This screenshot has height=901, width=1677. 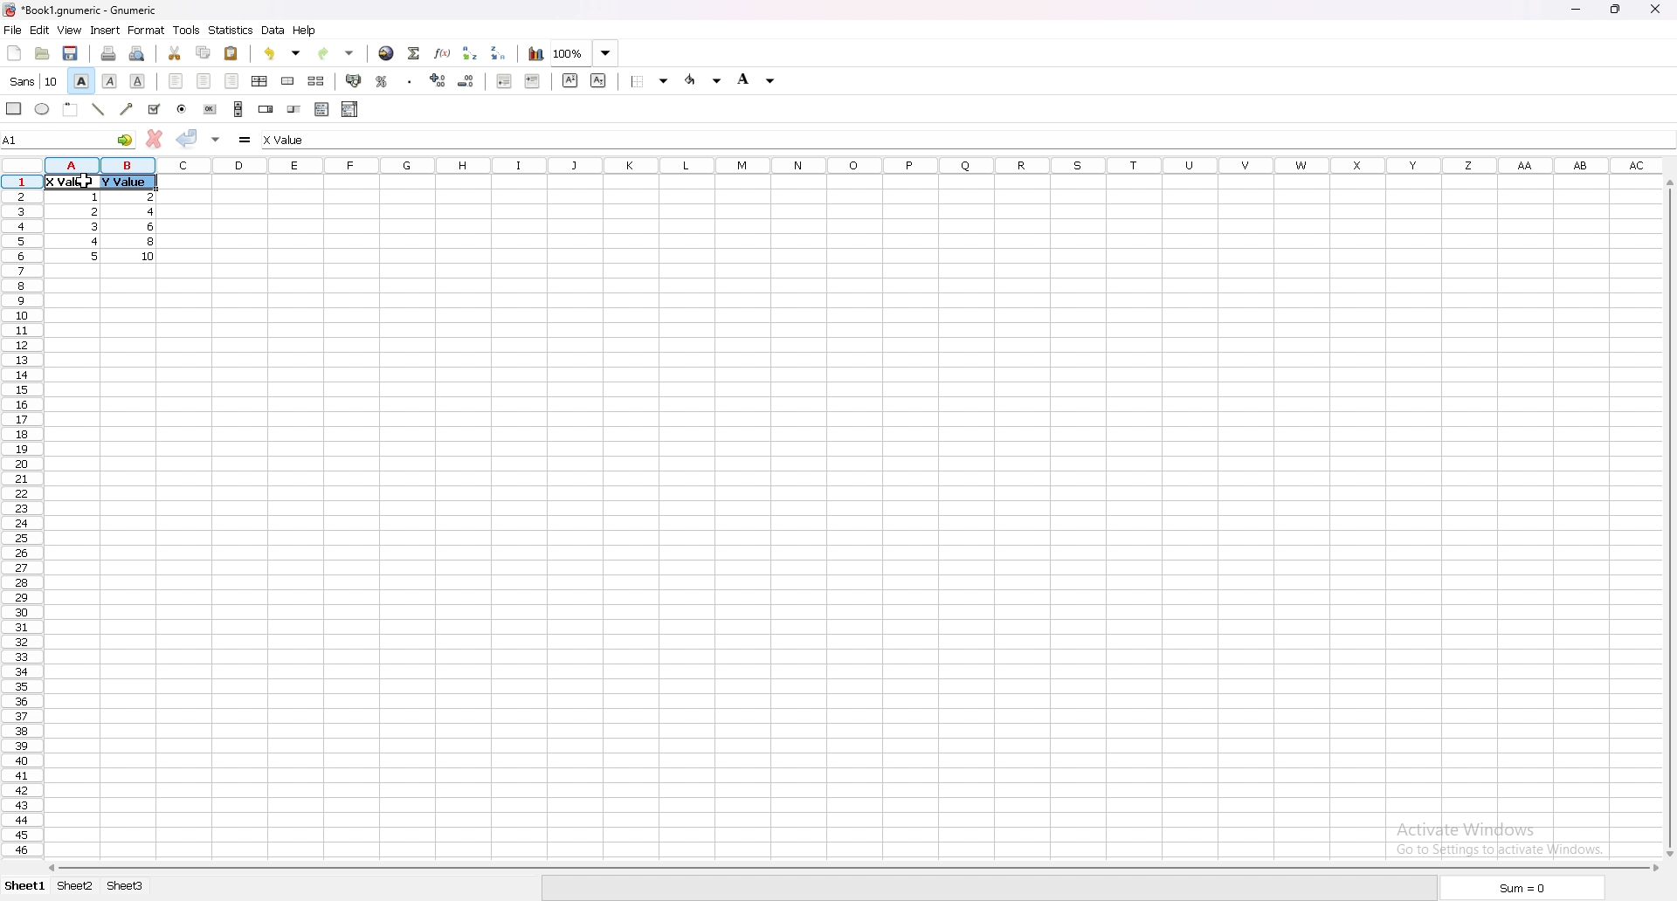 I want to click on data, so click(x=273, y=30).